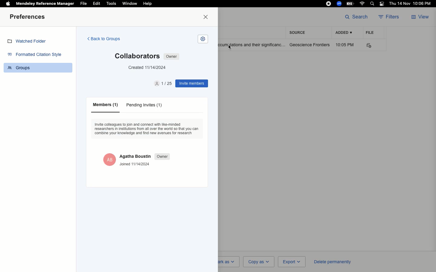 The image size is (436, 272). I want to click on Owner, so click(162, 157).